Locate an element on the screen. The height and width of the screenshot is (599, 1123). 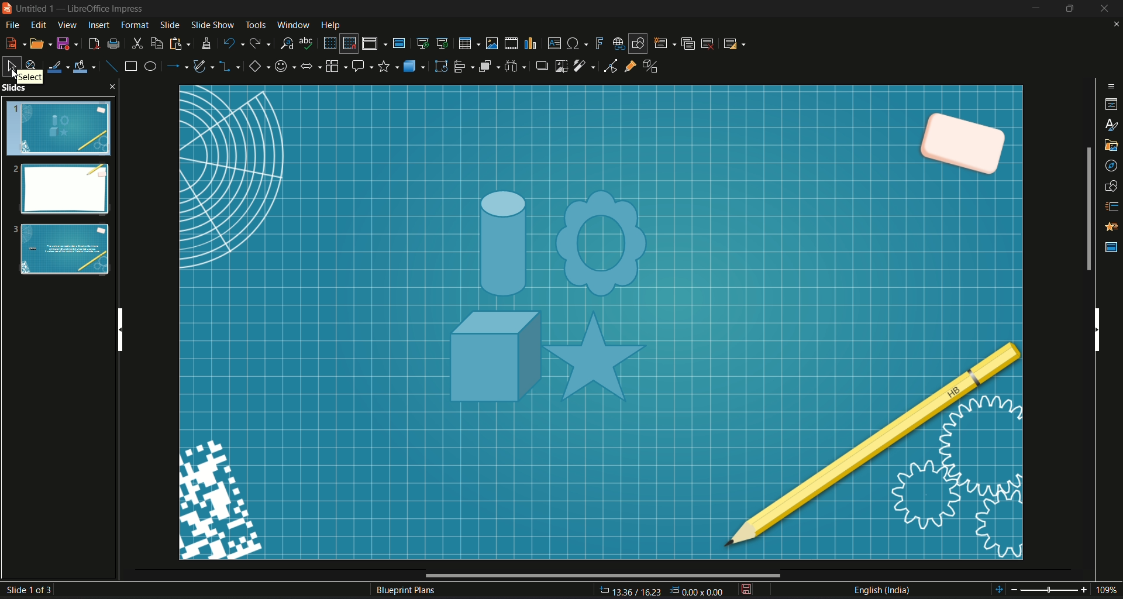
insert textbox is located at coordinates (553, 42).